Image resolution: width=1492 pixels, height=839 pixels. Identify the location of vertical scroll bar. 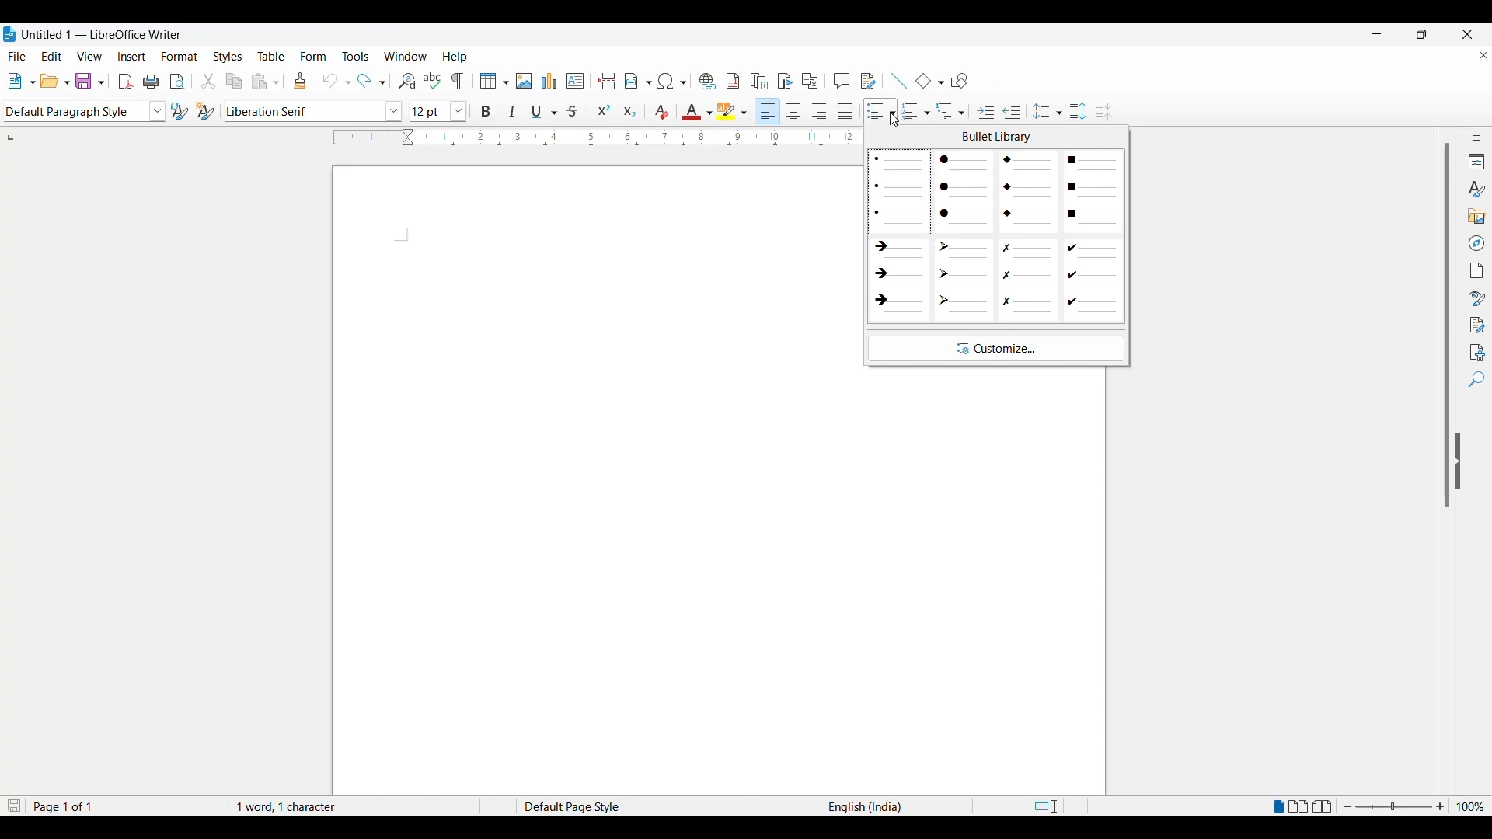
(1439, 327).